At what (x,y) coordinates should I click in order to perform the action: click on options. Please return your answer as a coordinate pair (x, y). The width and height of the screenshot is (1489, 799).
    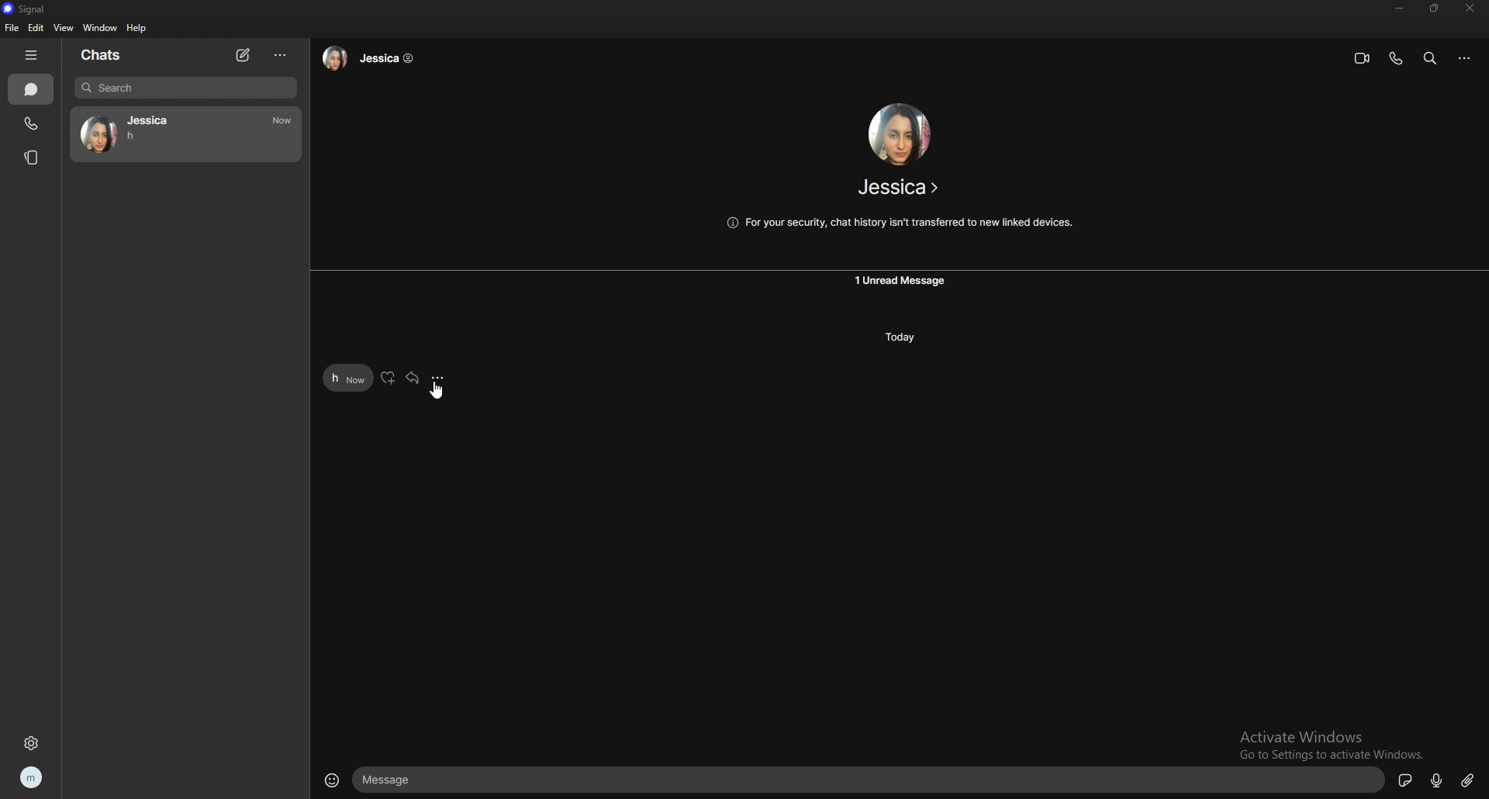
    Looking at the image, I should click on (439, 378).